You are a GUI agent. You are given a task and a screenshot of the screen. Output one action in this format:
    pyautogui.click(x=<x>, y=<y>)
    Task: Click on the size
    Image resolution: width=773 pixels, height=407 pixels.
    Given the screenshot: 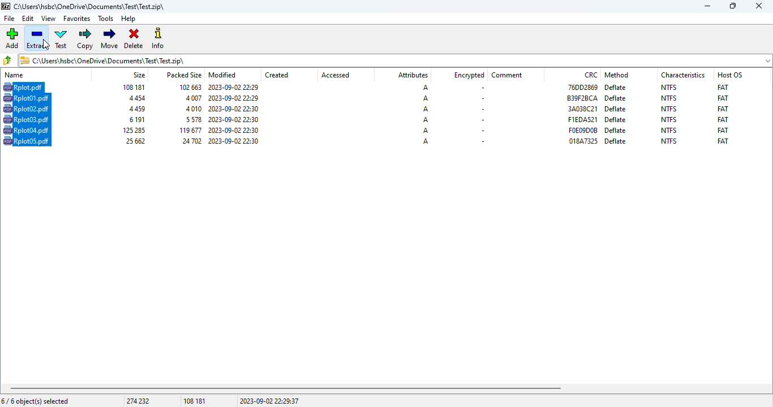 What is the action you would take?
    pyautogui.click(x=132, y=130)
    